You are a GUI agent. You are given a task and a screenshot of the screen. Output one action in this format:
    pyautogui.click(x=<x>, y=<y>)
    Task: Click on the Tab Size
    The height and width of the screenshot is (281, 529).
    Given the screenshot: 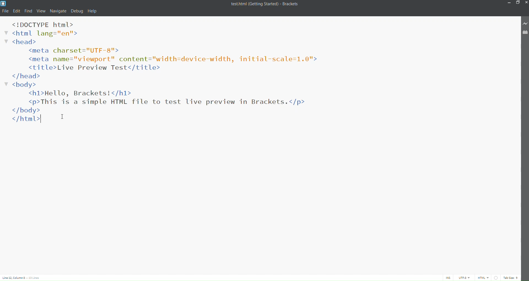 What is the action you would take?
    pyautogui.click(x=511, y=278)
    